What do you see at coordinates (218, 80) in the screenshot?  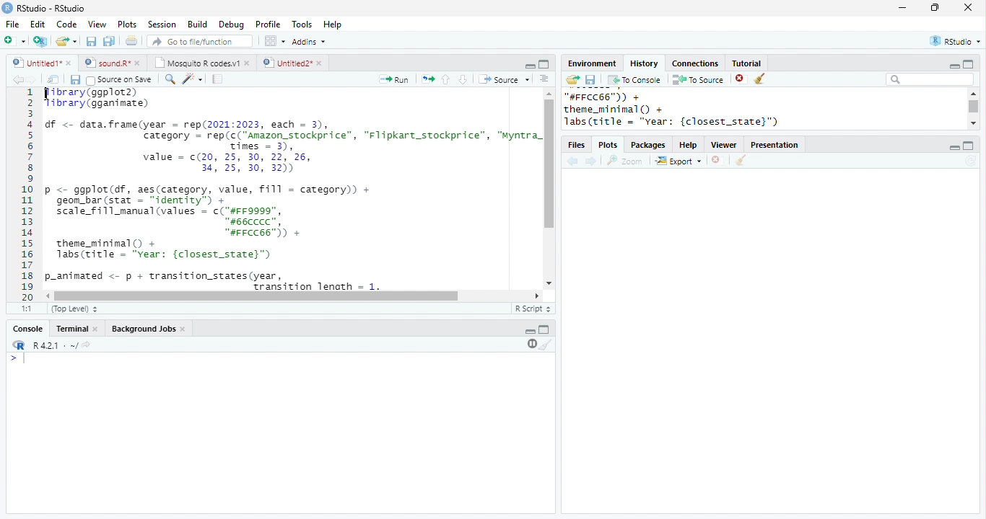 I see `compile report` at bounding box center [218, 80].